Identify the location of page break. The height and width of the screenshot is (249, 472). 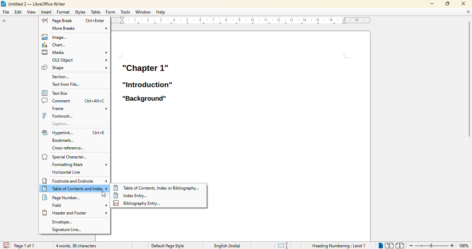
(57, 20).